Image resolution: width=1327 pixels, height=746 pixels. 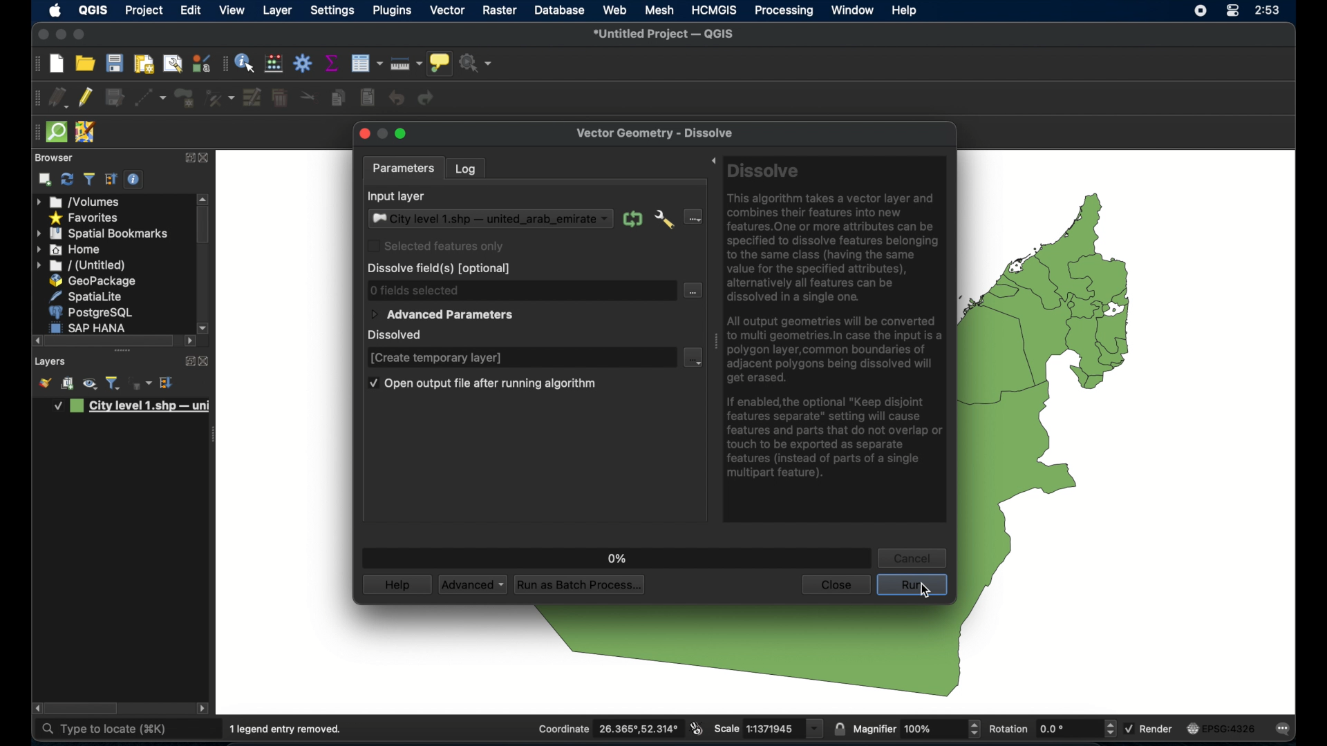 I want to click on scale, so click(x=768, y=729).